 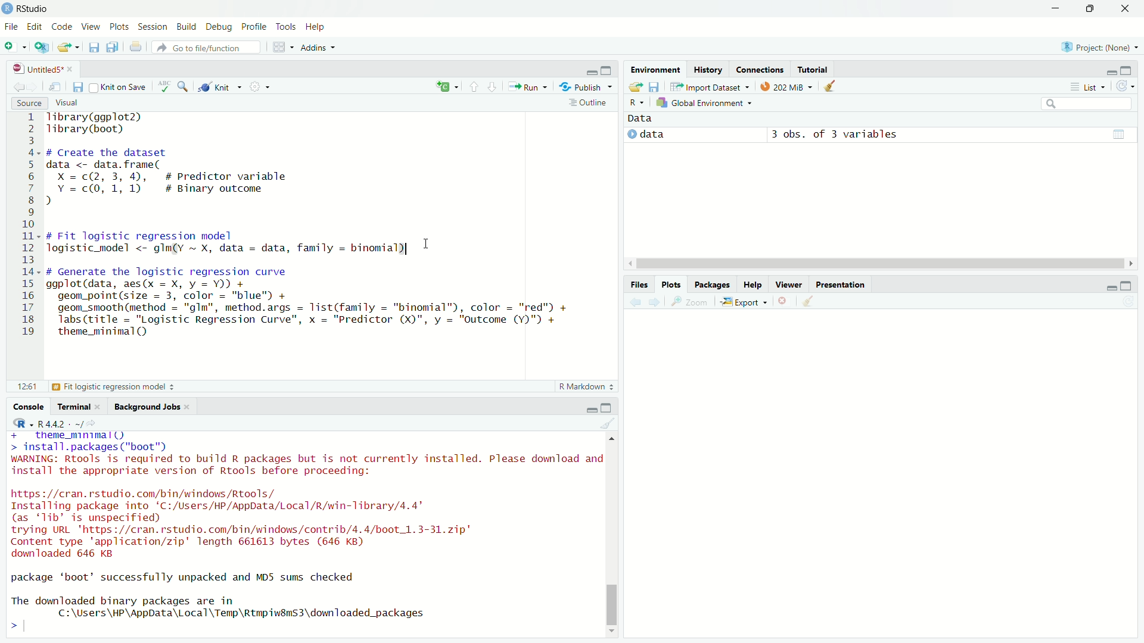 What do you see at coordinates (592, 409) in the screenshot?
I see `minimize` at bounding box center [592, 409].